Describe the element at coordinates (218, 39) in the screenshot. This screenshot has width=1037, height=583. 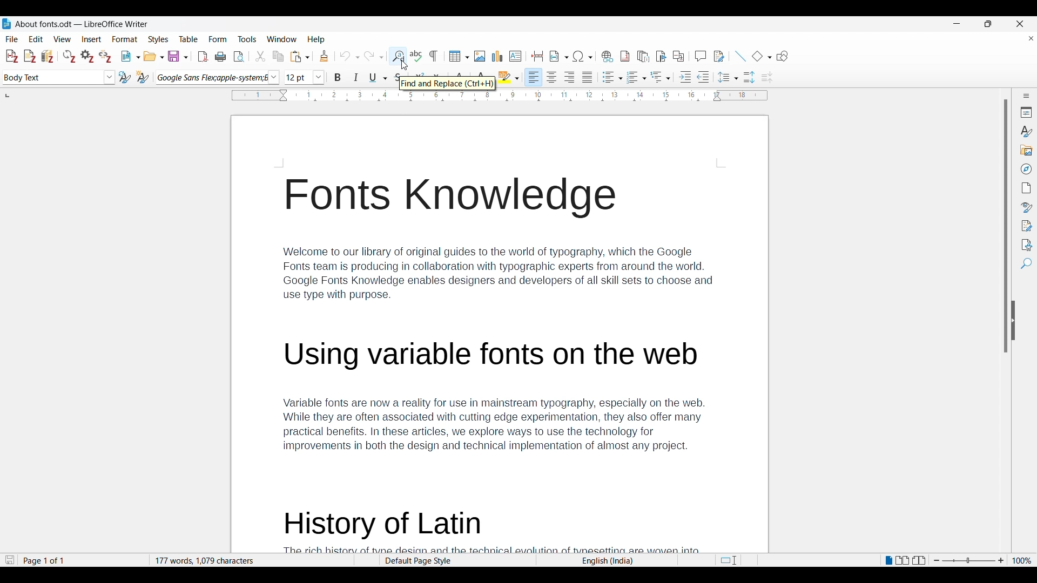
I see `Form menu` at that location.